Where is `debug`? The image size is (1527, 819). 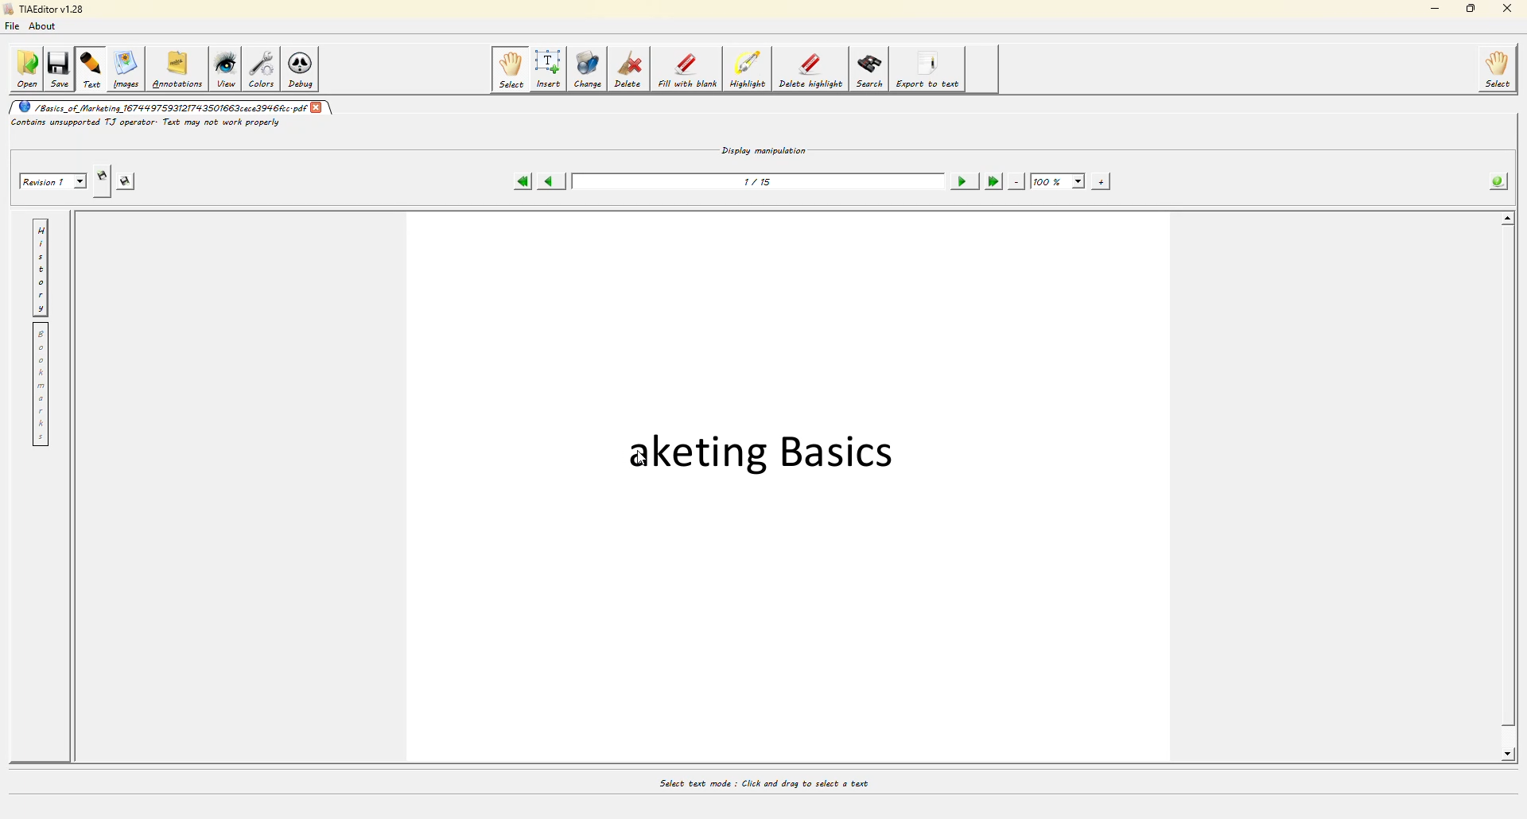
debug is located at coordinates (306, 70).